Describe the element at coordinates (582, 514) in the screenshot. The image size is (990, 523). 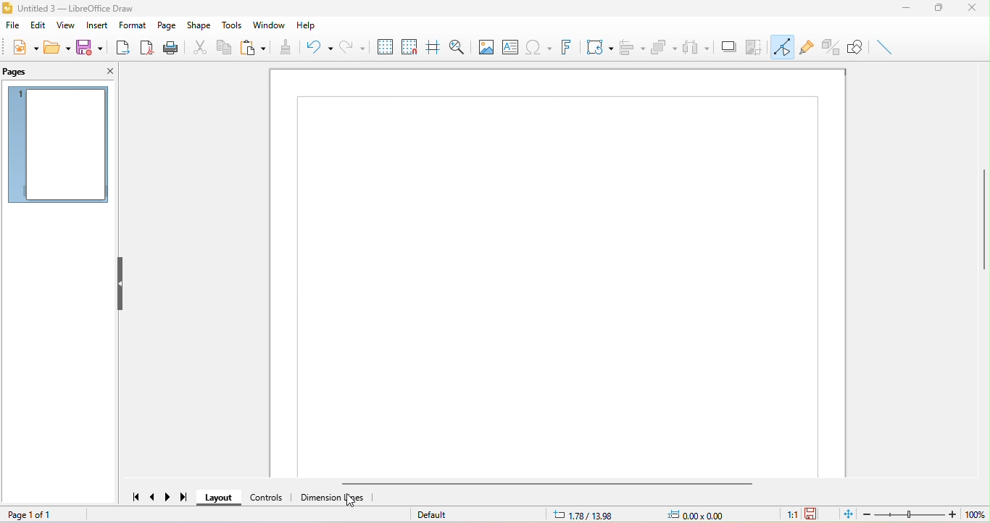
I see `1.78/13.98` at that location.